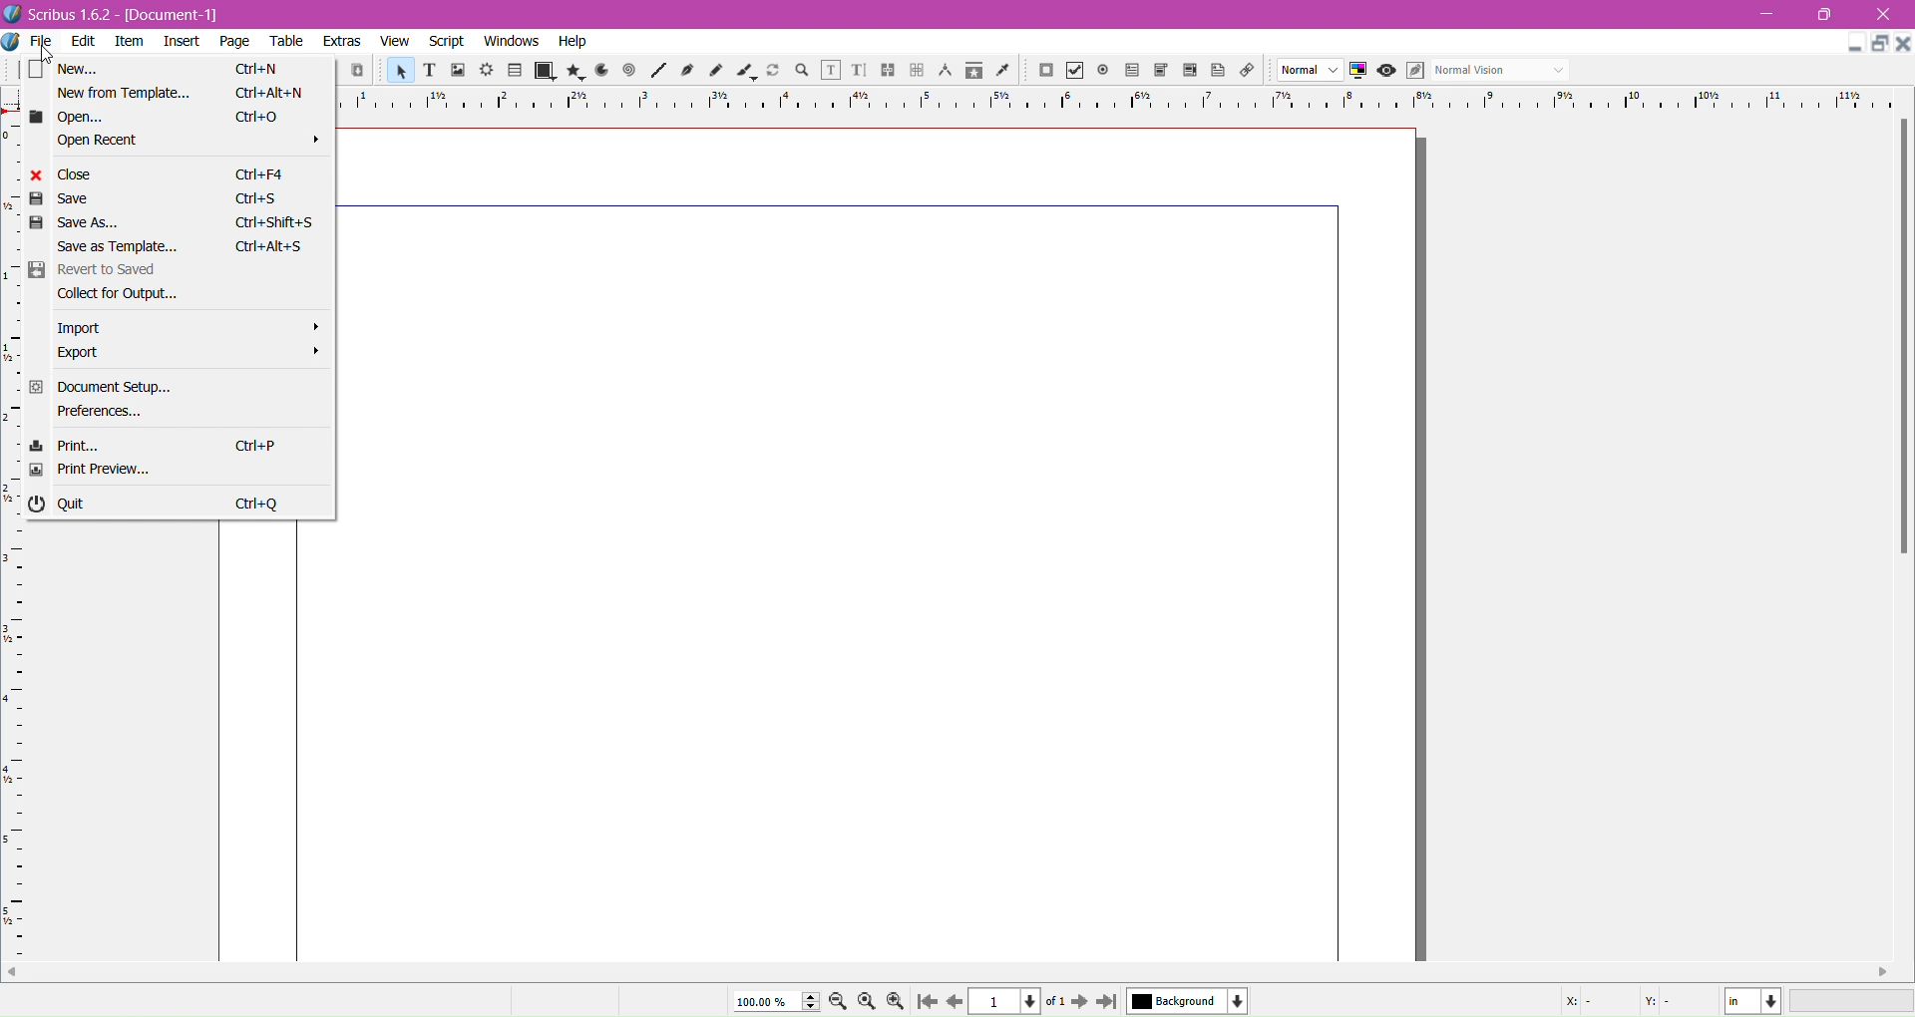 The image size is (1915, 1017). Describe the element at coordinates (886, 72) in the screenshot. I see `Link Text Frame` at that location.